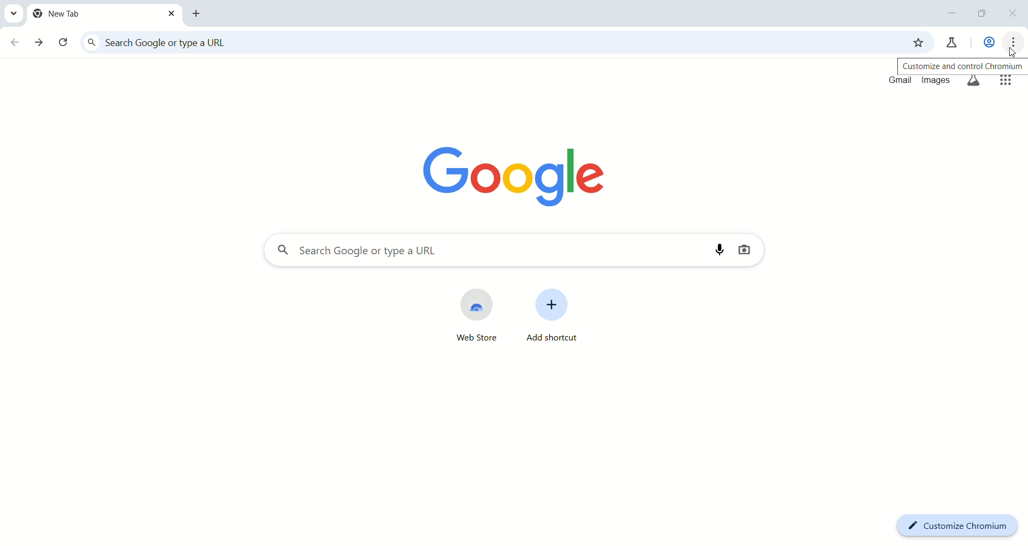  What do you see at coordinates (962, 526) in the screenshot?
I see `customize chromium` at bounding box center [962, 526].